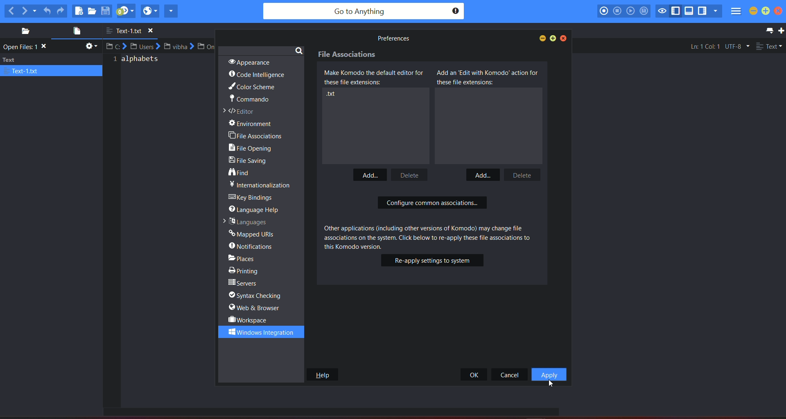 Image resolution: width=786 pixels, height=419 pixels. Describe the element at coordinates (138, 62) in the screenshot. I see `text` at that location.